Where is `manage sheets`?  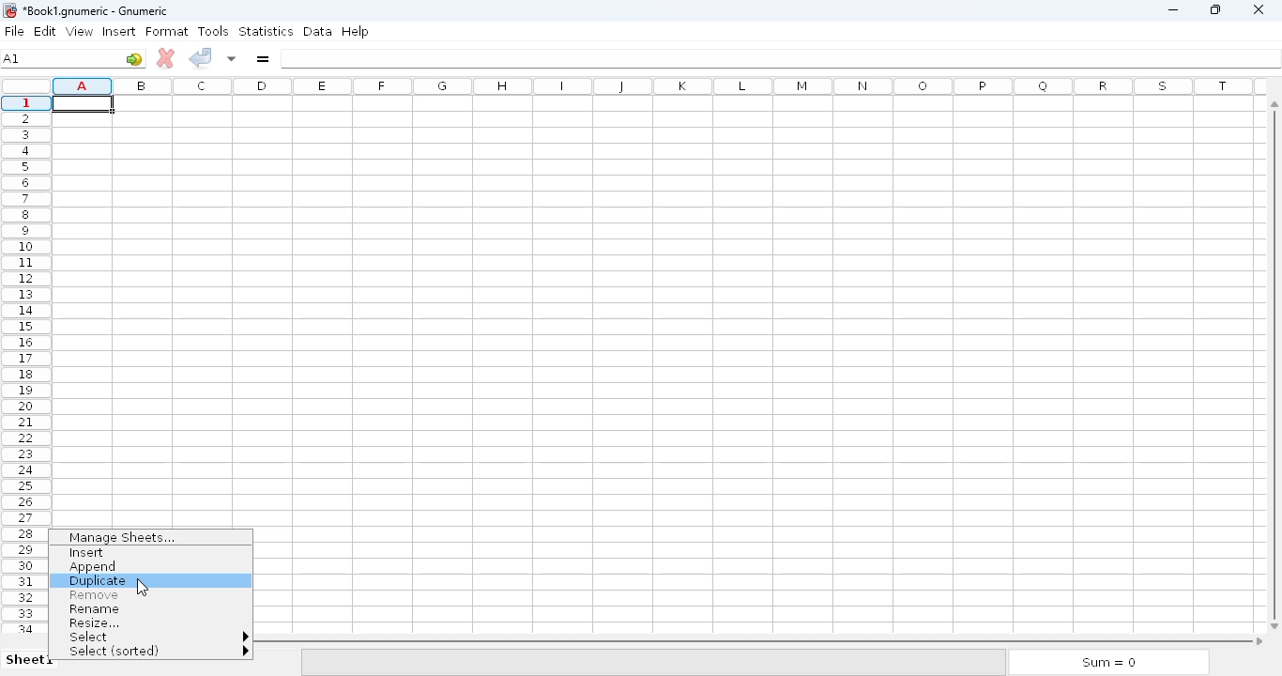
manage sheets is located at coordinates (125, 538).